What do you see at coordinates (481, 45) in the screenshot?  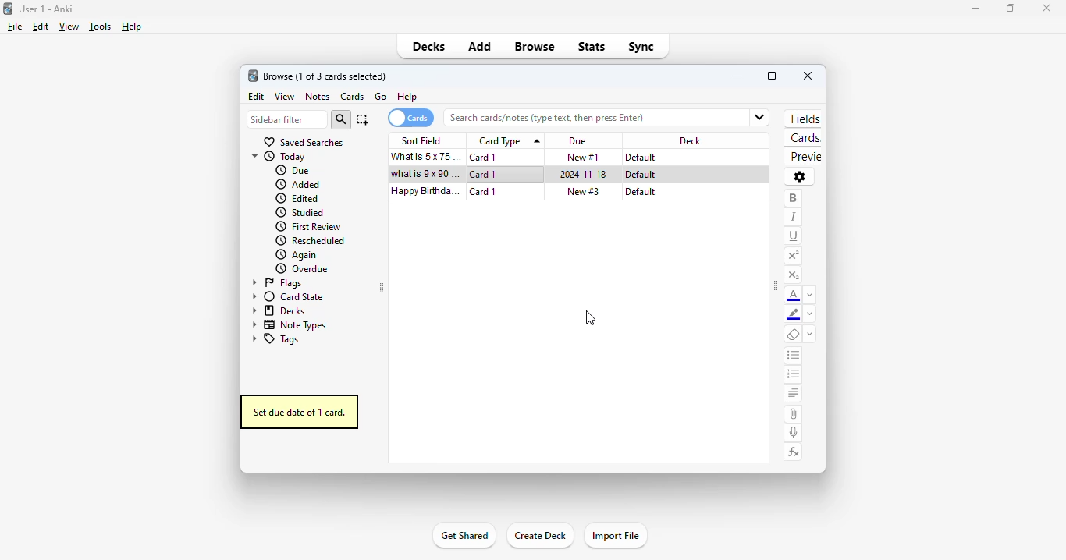 I see `add` at bounding box center [481, 45].